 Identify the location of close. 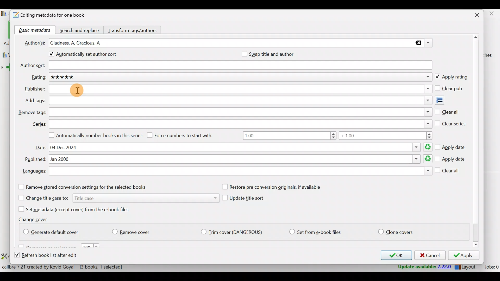
(491, 14).